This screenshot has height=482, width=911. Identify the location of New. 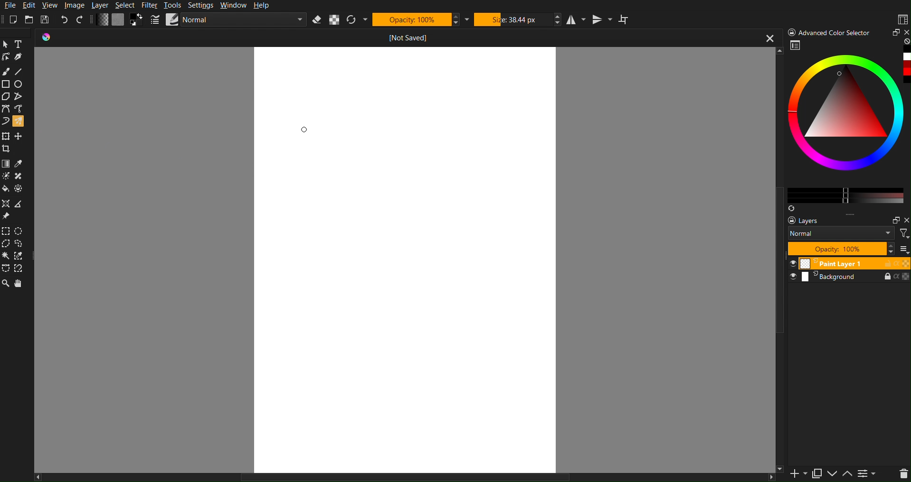
(16, 18).